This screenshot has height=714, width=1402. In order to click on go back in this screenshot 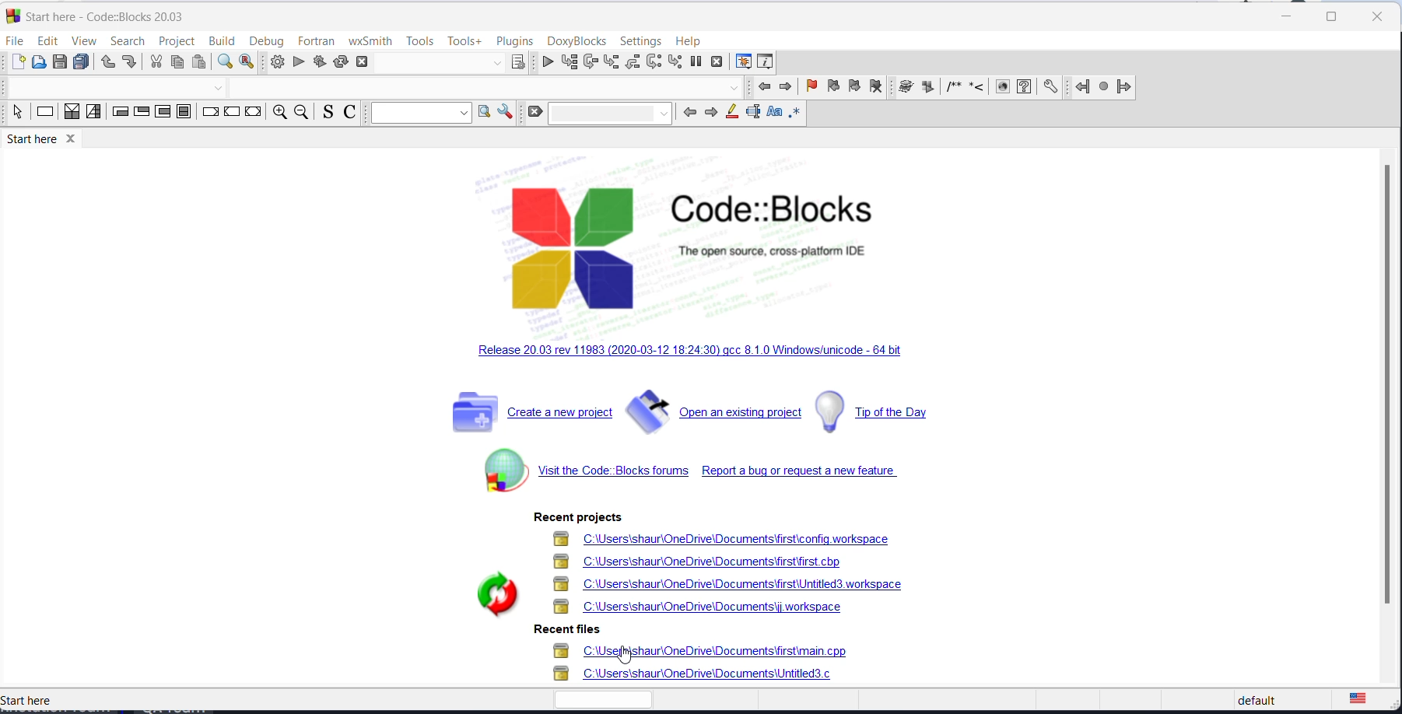, I will do `click(688, 115)`.